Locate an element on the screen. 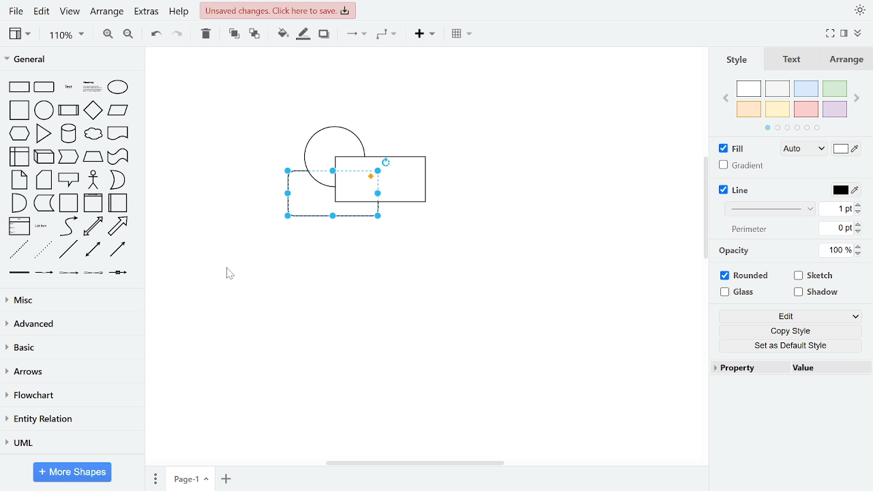 Image resolution: width=873 pixels, height=491 pixels. text is located at coordinates (793, 60).